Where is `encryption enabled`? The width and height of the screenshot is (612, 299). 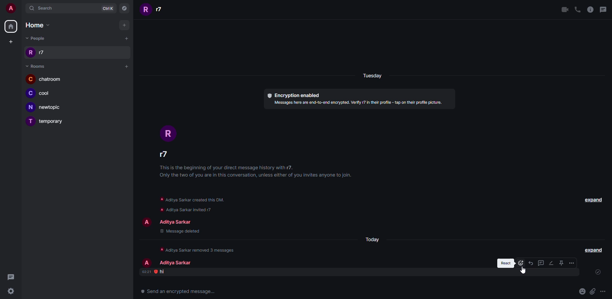 encryption enabled is located at coordinates (293, 95).